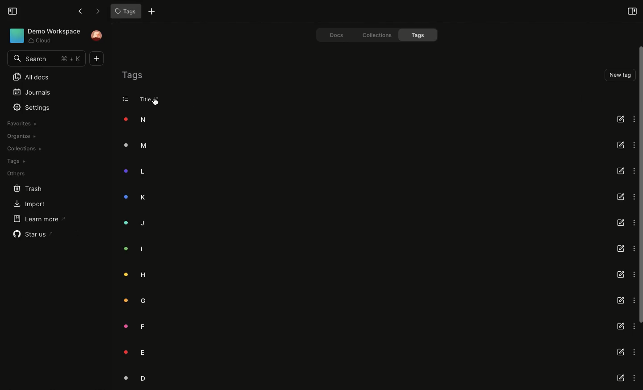 Image resolution: width=643 pixels, height=390 pixels. What do you see at coordinates (619, 75) in the screenshot?
I see `New tag` at bounding box center [619, 75].